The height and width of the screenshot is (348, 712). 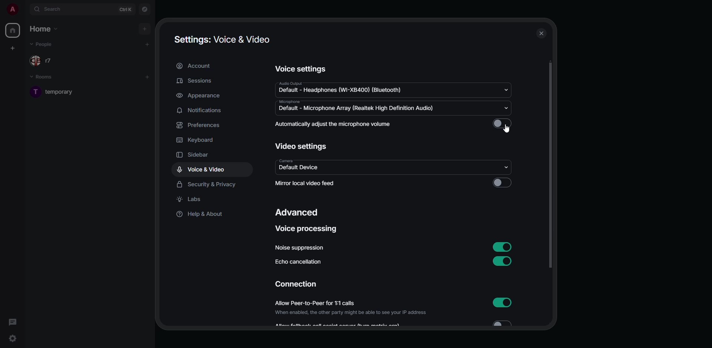 I want to click on home, so click(x=14, y=31).